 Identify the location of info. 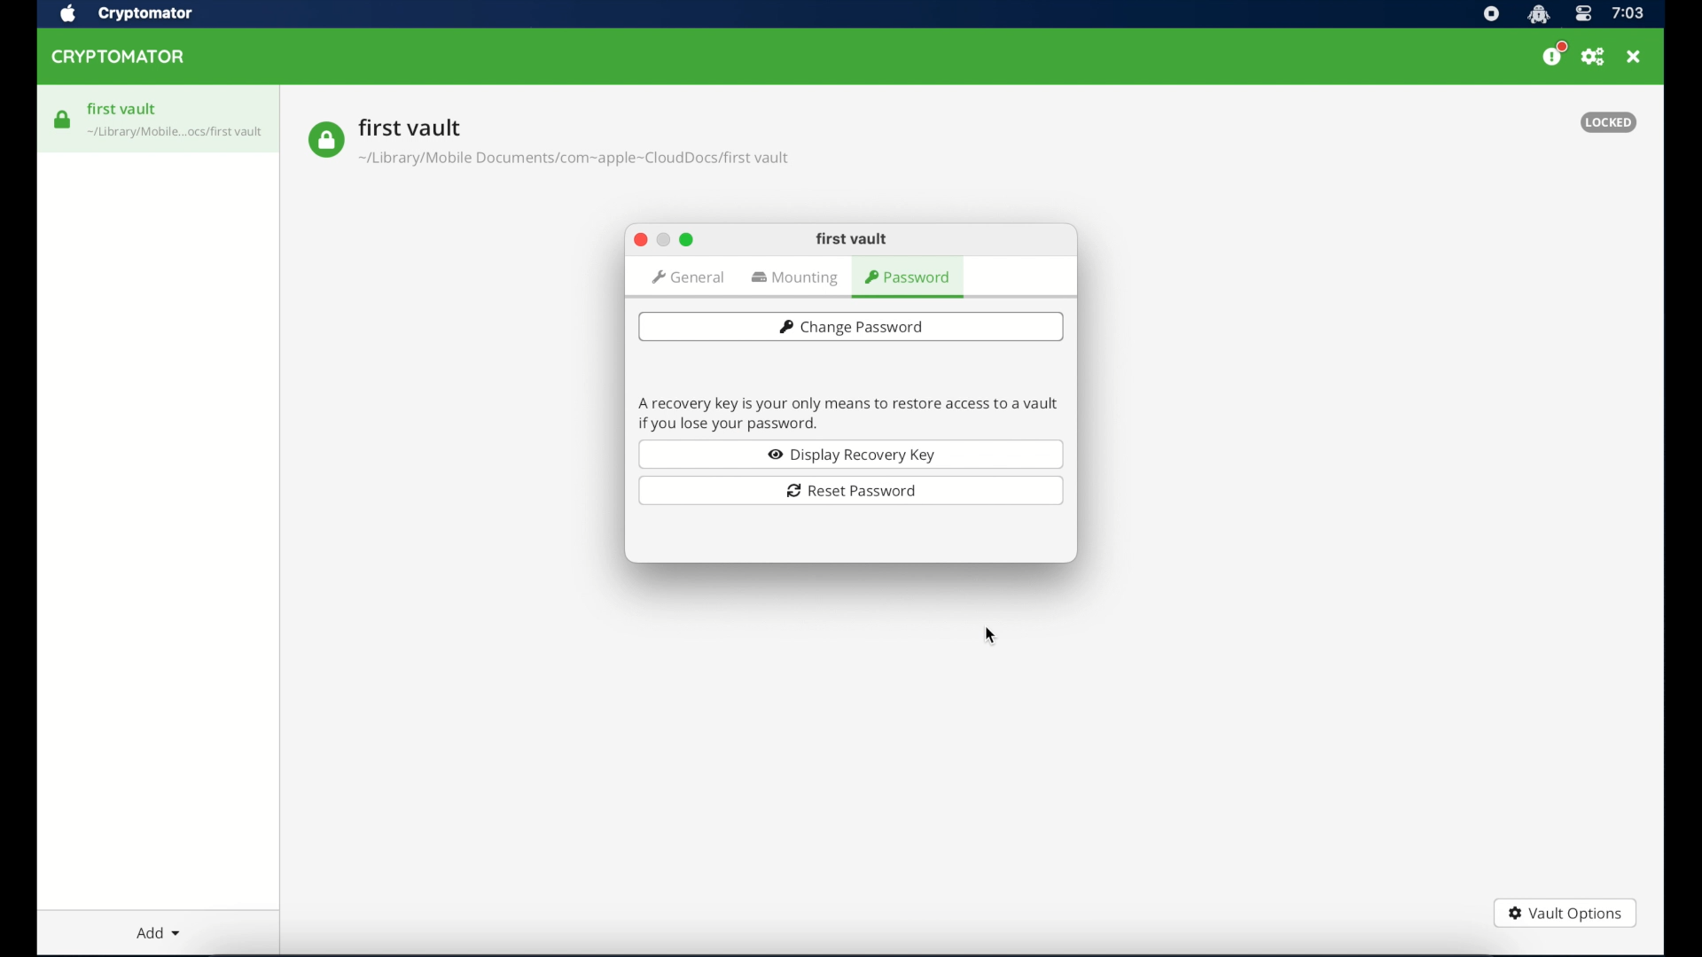
(848, 412).